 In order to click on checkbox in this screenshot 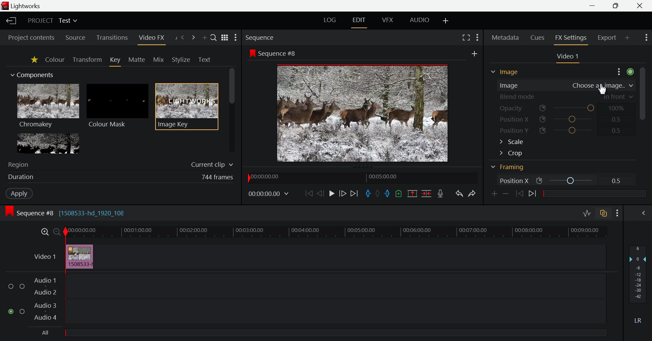, I will do `click(22, 311)`.